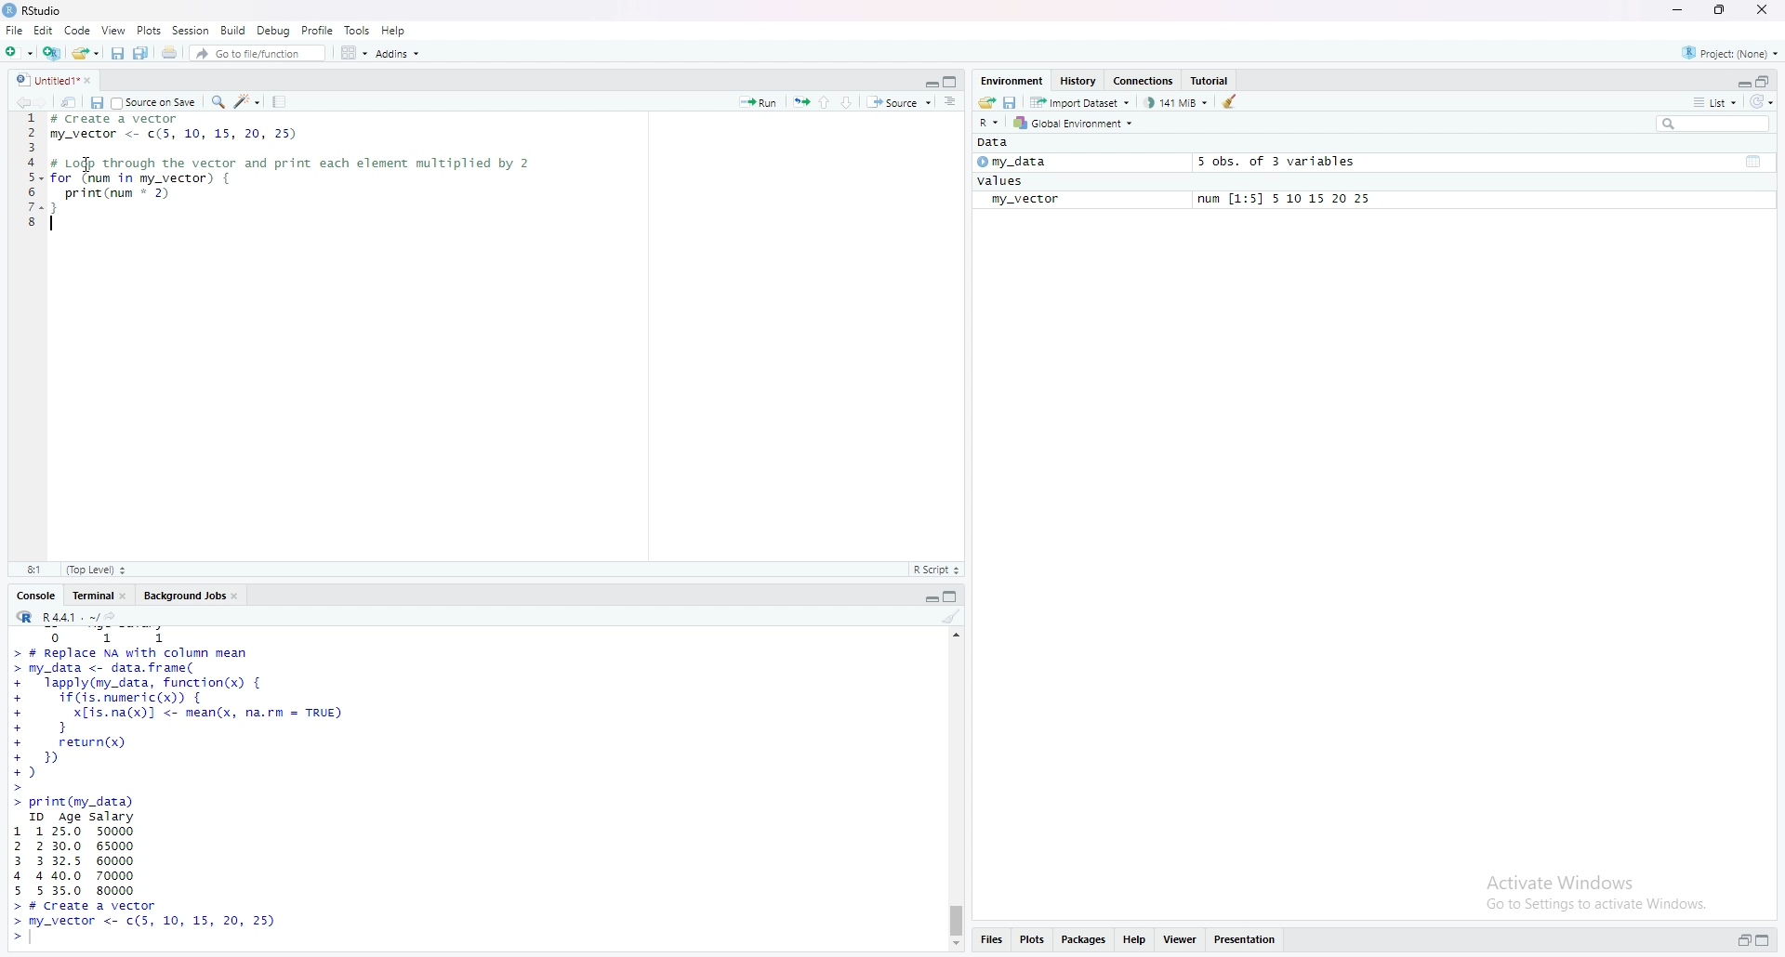 The width and height of the screenshot is (1785, 957). Describe the element at coordinates (1011, 102) in the screenshot. I see `save workspace` at that location.